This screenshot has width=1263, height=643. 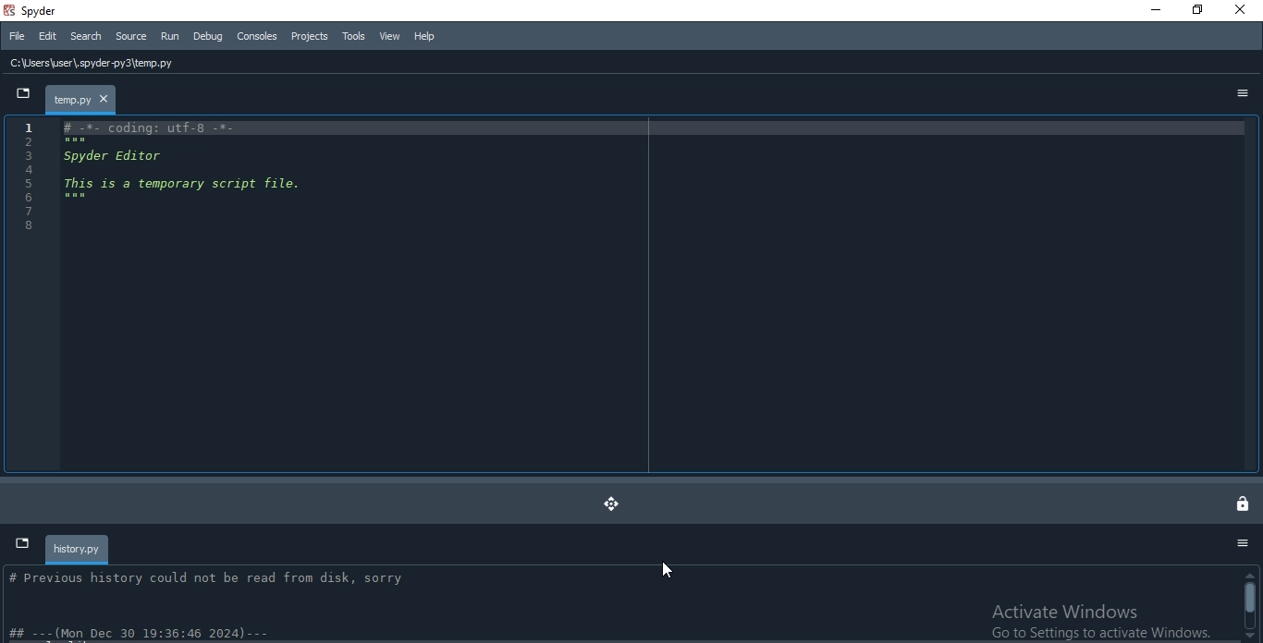 I want to click on spyder, so click(x=37, y=11).